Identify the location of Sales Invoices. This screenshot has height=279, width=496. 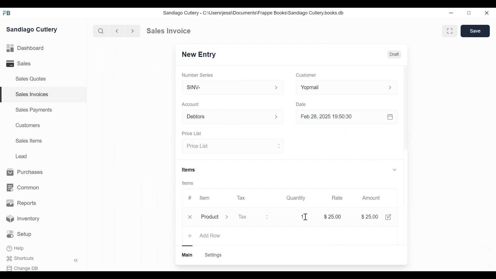
(32, 95).